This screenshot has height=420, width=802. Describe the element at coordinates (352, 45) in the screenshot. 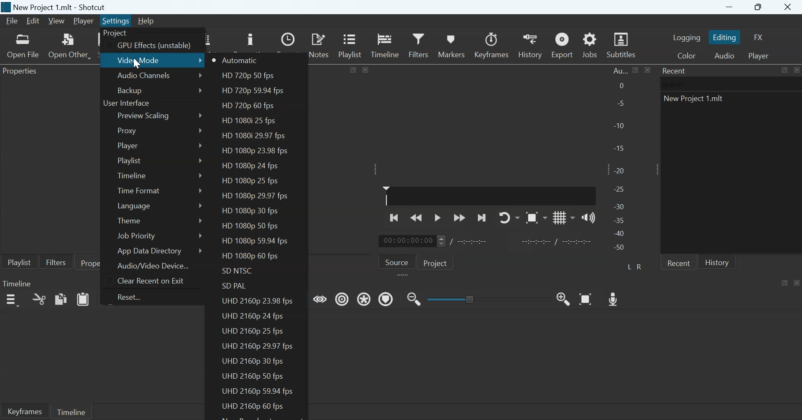

I see `Playlist` at that location.